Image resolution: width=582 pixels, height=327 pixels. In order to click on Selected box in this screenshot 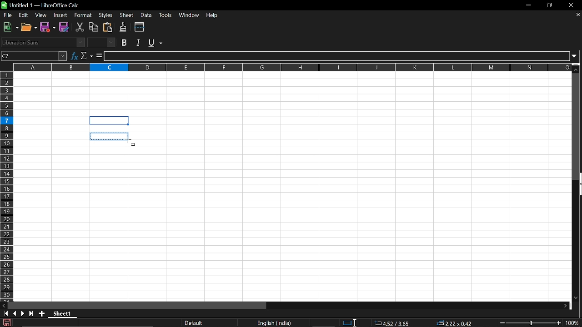, I will do `click(110, 136)`.